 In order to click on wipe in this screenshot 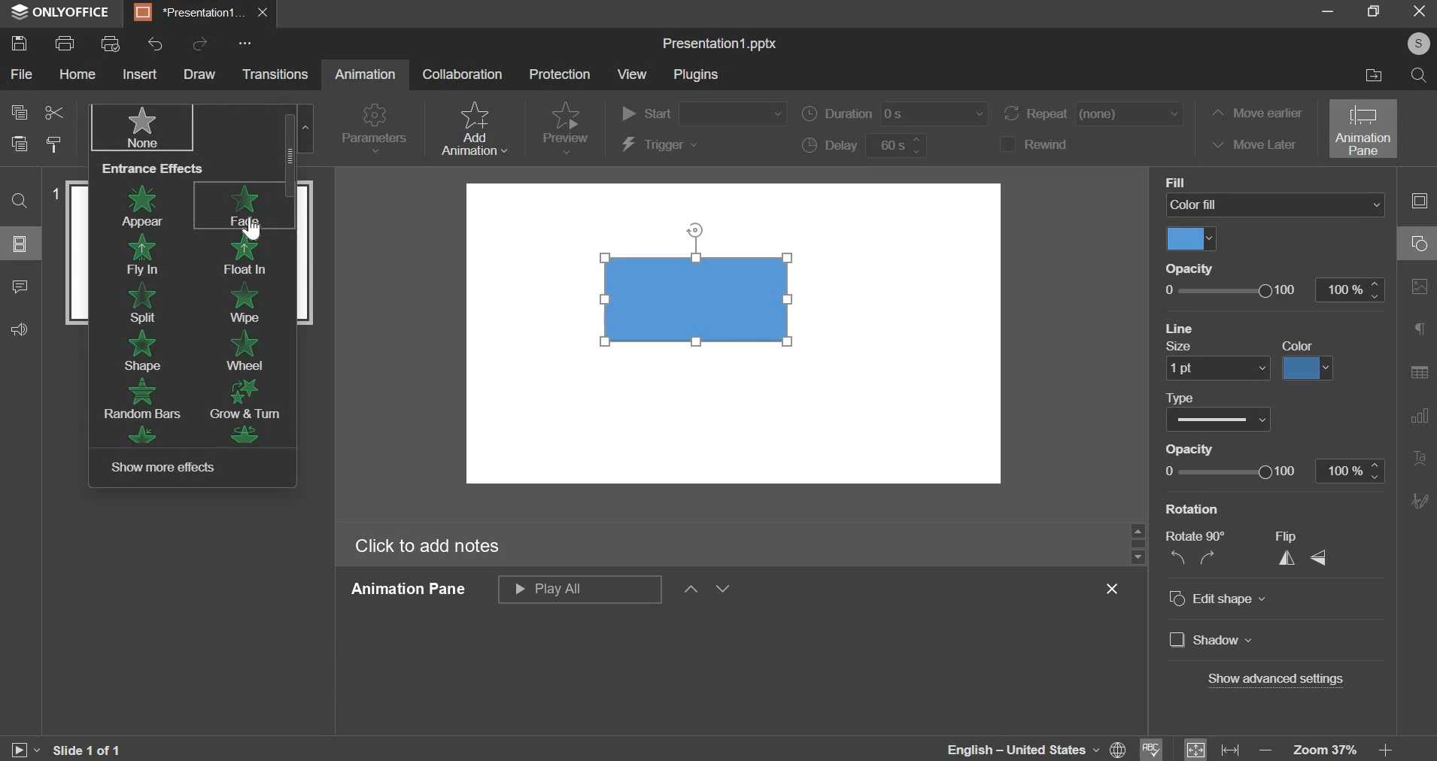, I will do `click(251, 302)`.